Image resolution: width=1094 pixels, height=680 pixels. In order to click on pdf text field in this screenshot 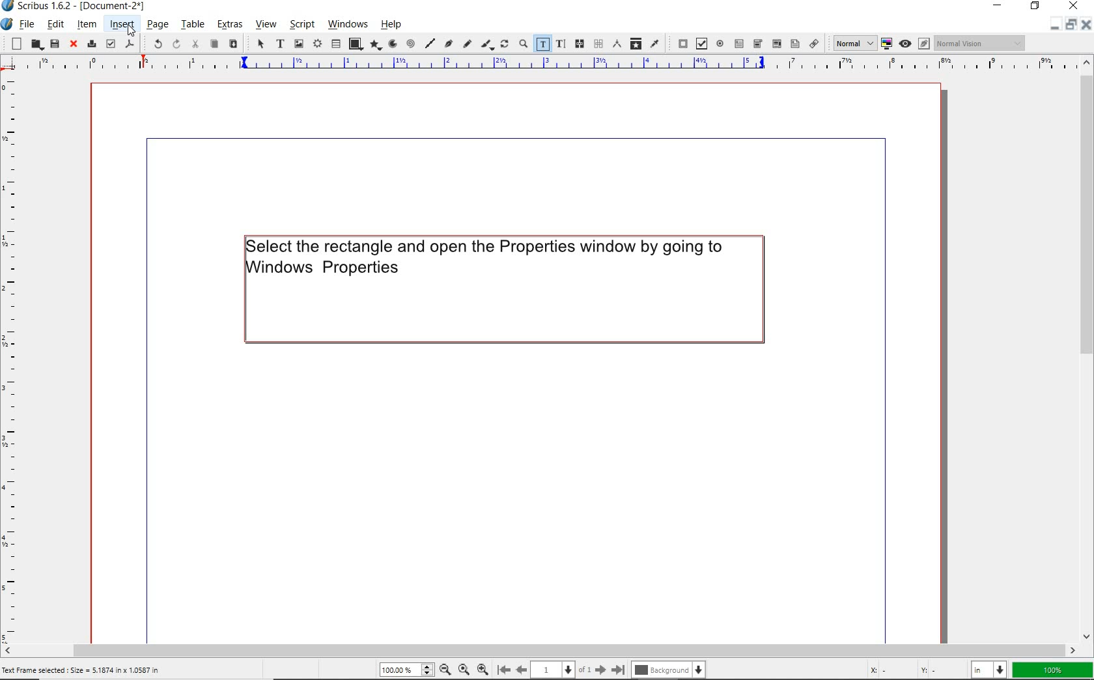, I will do `click(739, 43)`.